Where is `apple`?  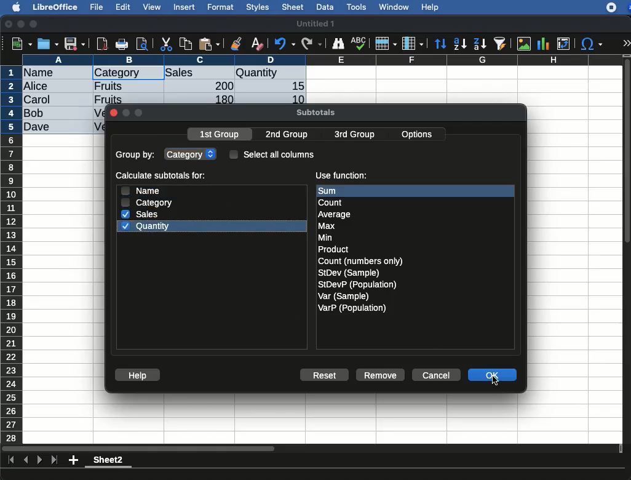
apple is located at coordinates (13, 6).